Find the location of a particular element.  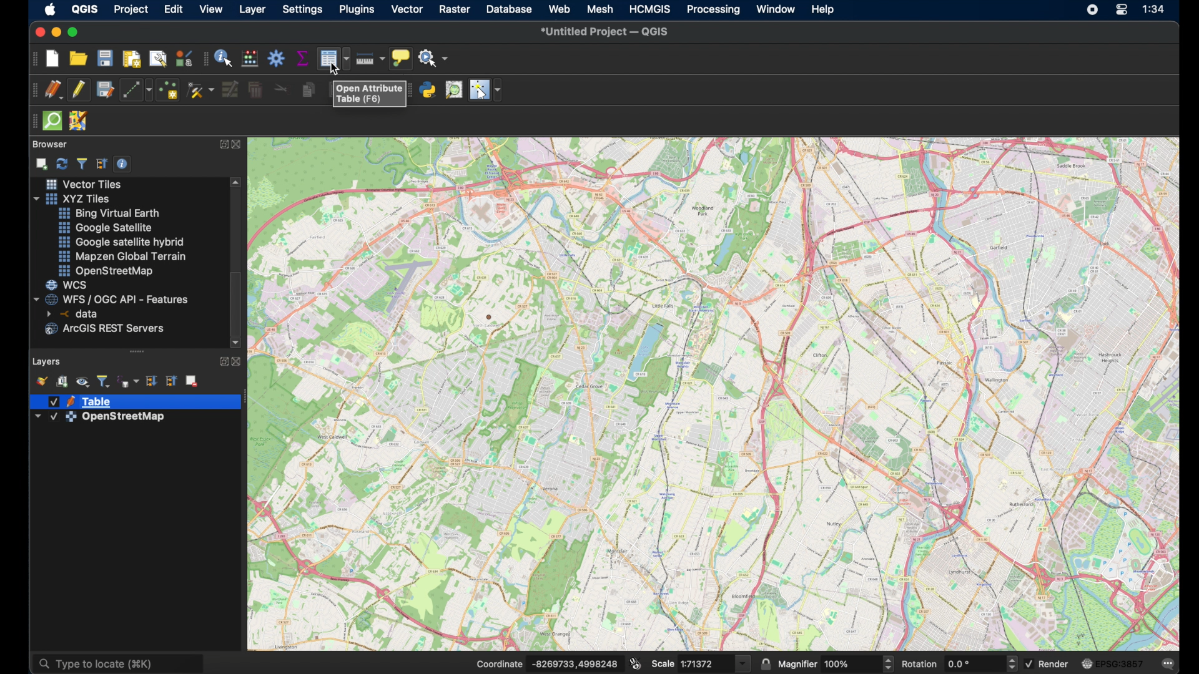

scale value is located at coordinates (704, 663).